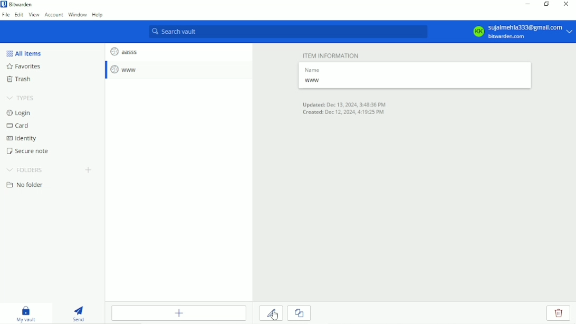  What do you see at coordinates (30, 151) in the screenshot?
I see `Secure note` at bounding box center [30, 151].